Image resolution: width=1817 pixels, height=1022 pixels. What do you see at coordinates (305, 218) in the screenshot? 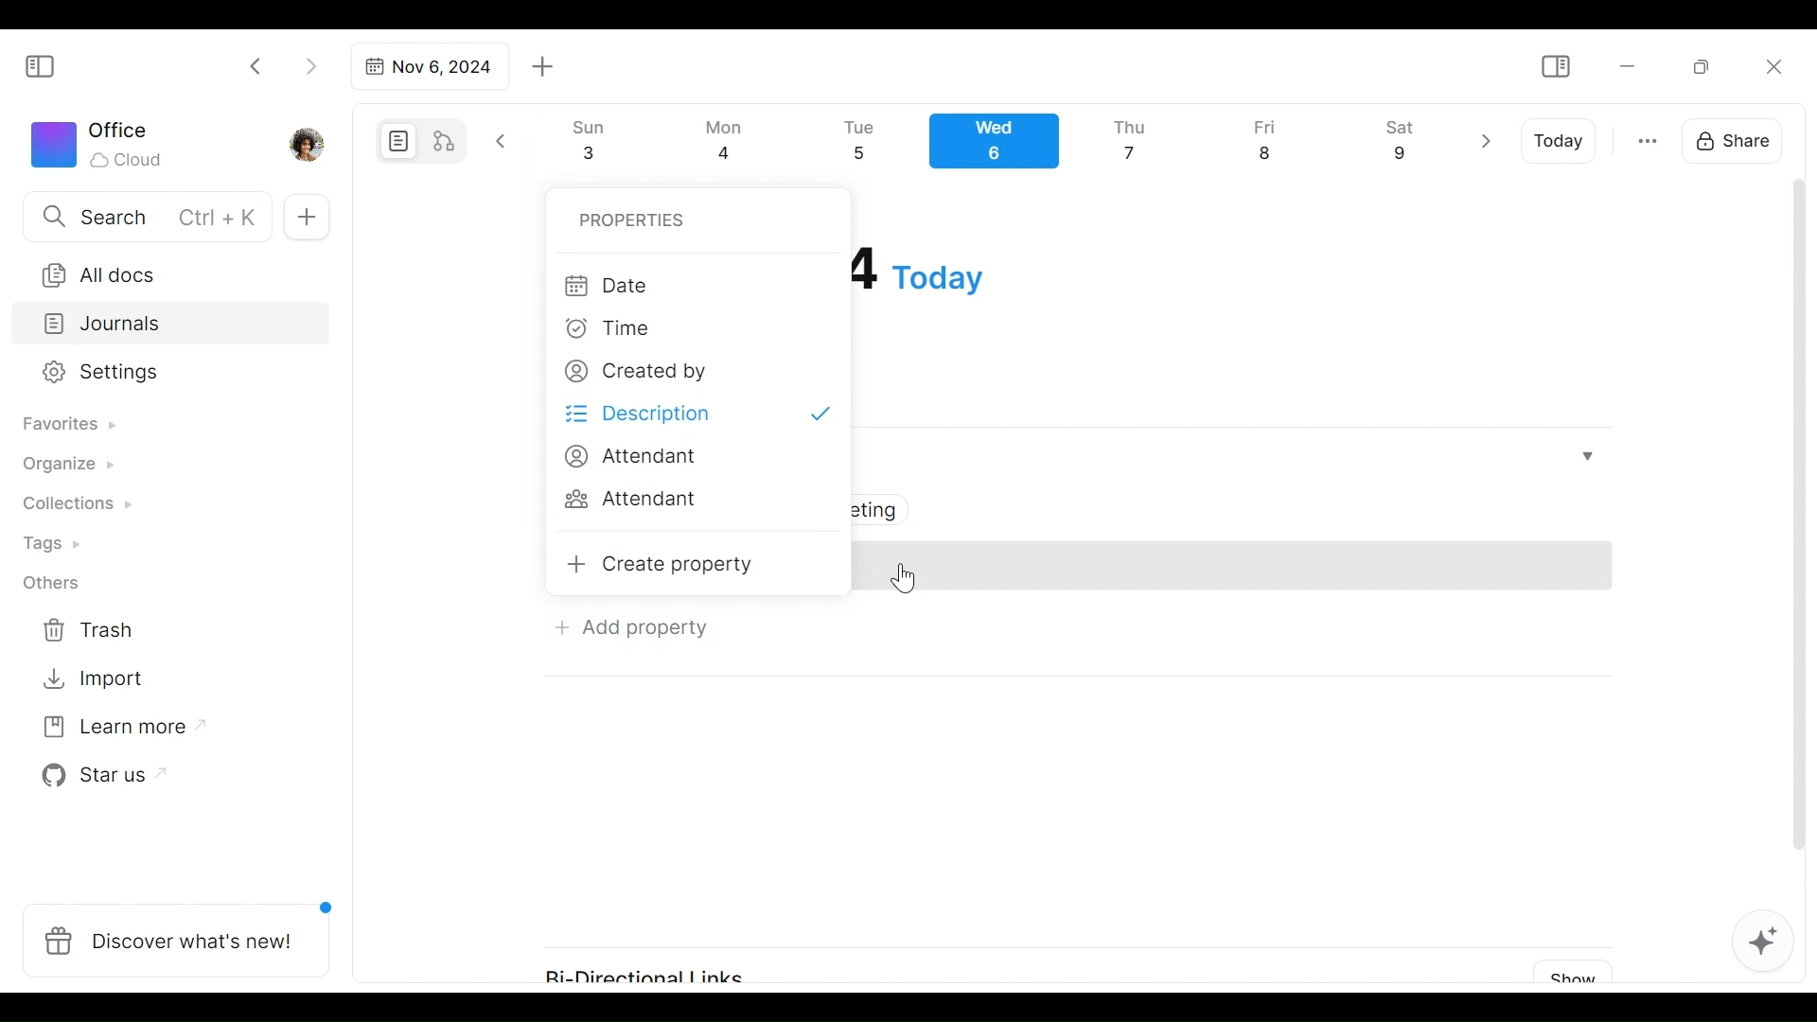
I see `Add new ` at bounding box center [305, 218].